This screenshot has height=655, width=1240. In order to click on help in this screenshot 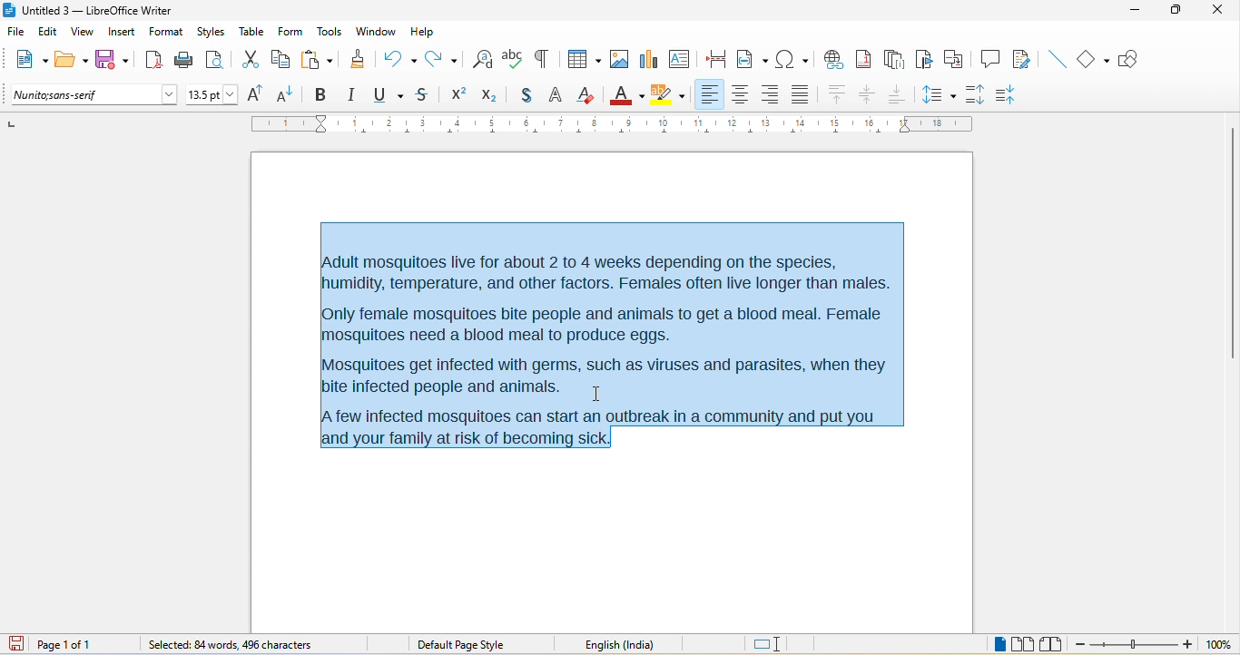, I will do `click(421, 31)`.